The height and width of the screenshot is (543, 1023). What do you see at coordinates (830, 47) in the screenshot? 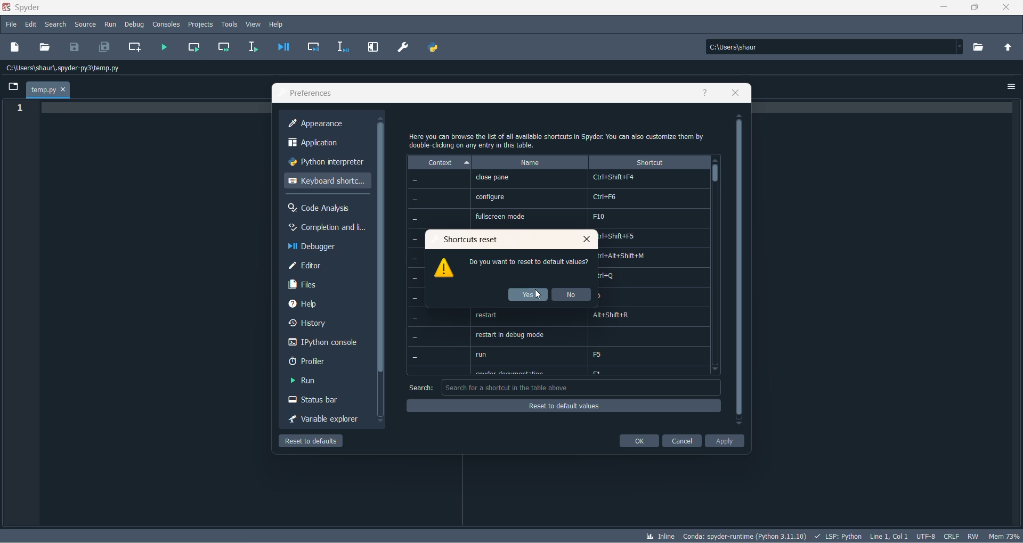
I see `path` at bounding box center [830, 47].